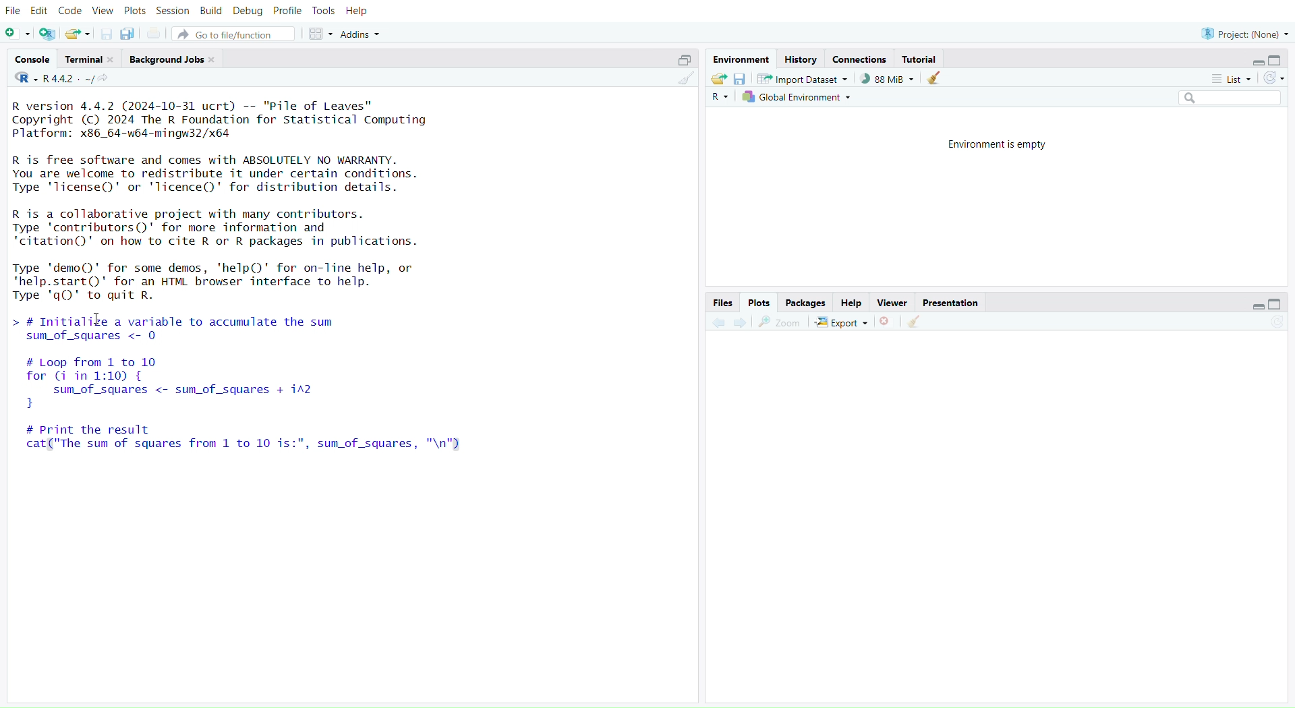 The image size is (1295, 708). Describe the element at coordinates (719, 98) in the screenshot. I see `R` at that location.